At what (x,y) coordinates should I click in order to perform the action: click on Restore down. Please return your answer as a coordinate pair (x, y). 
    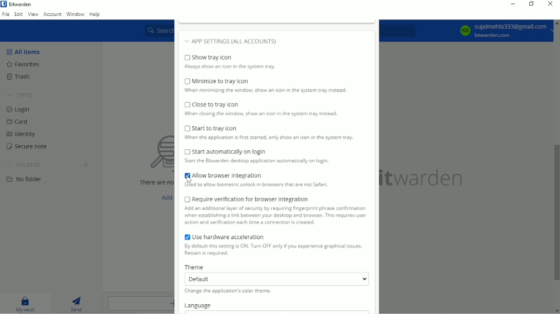
    Looking at the image, I should click on (532, 5).